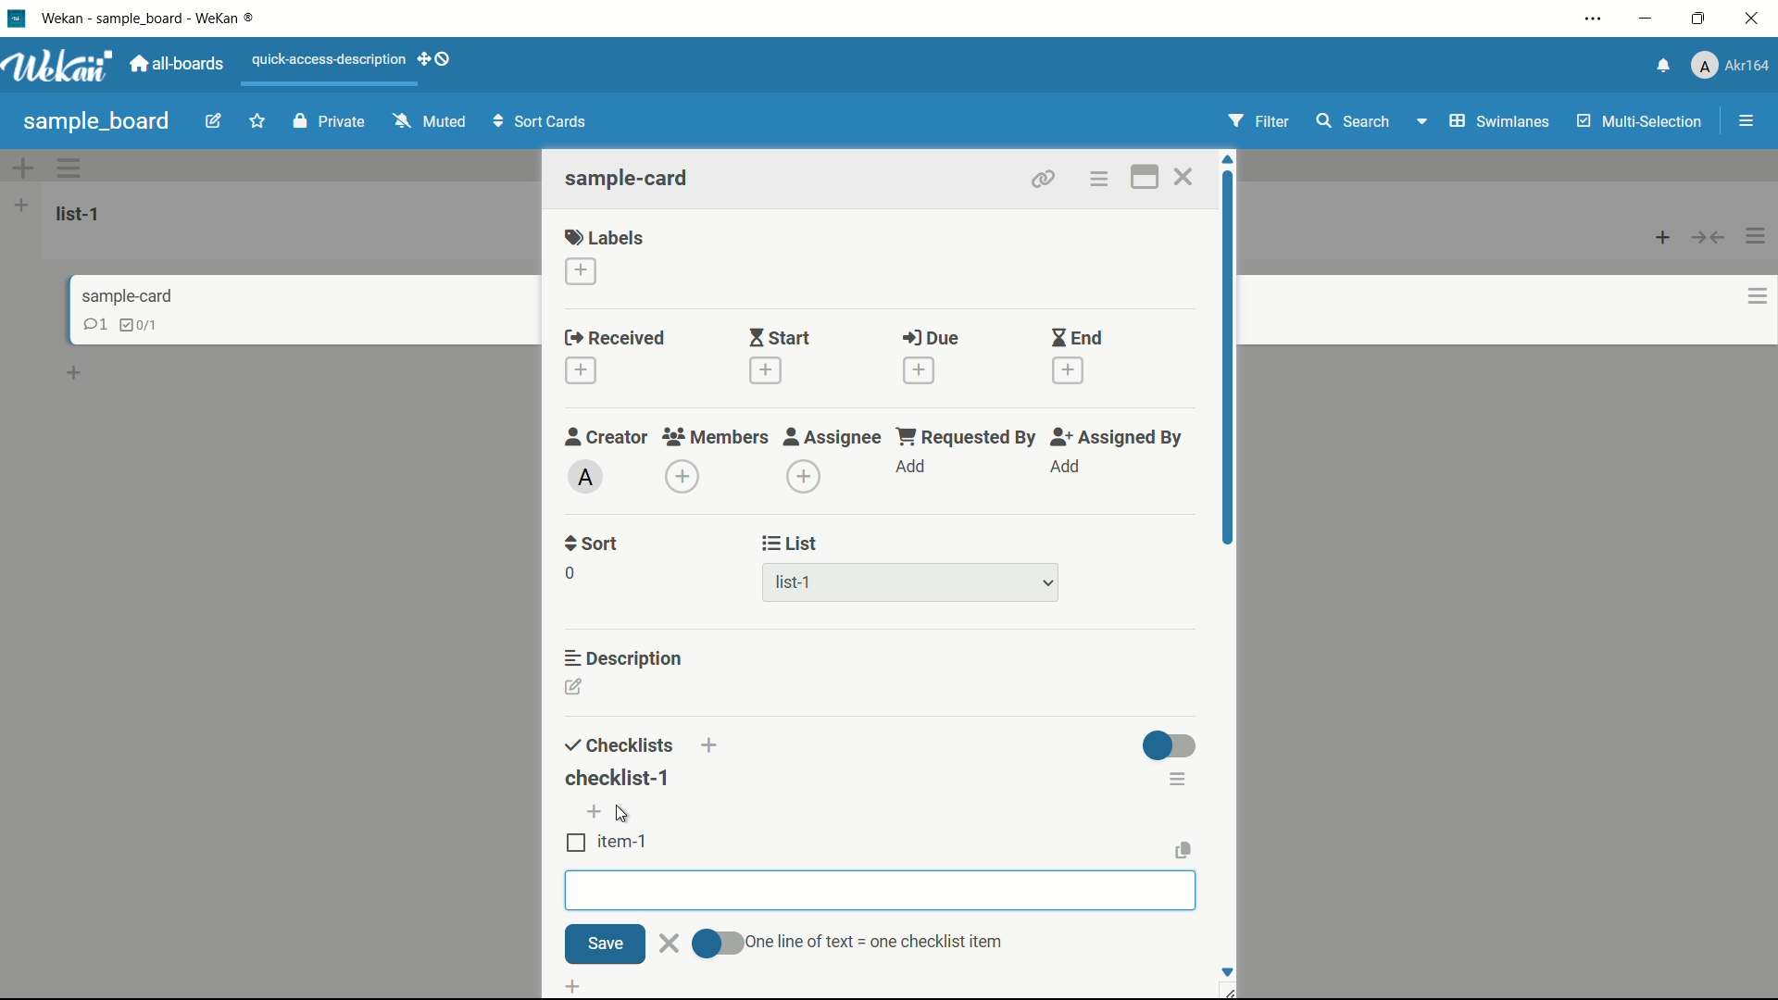 The height and width of the screenshot is (1000, 1778). I want to click on start, so click(782, 338).